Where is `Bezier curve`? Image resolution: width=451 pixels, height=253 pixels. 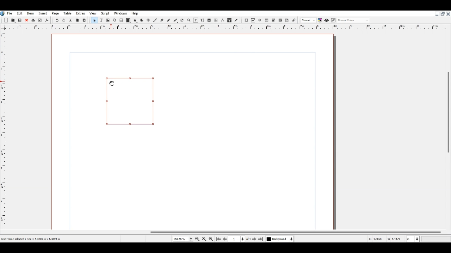
Bezier curve is located at coordinates (162, 20).